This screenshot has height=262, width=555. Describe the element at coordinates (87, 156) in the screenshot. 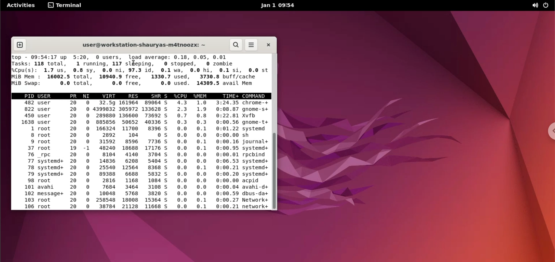

I see `NI` at that location.